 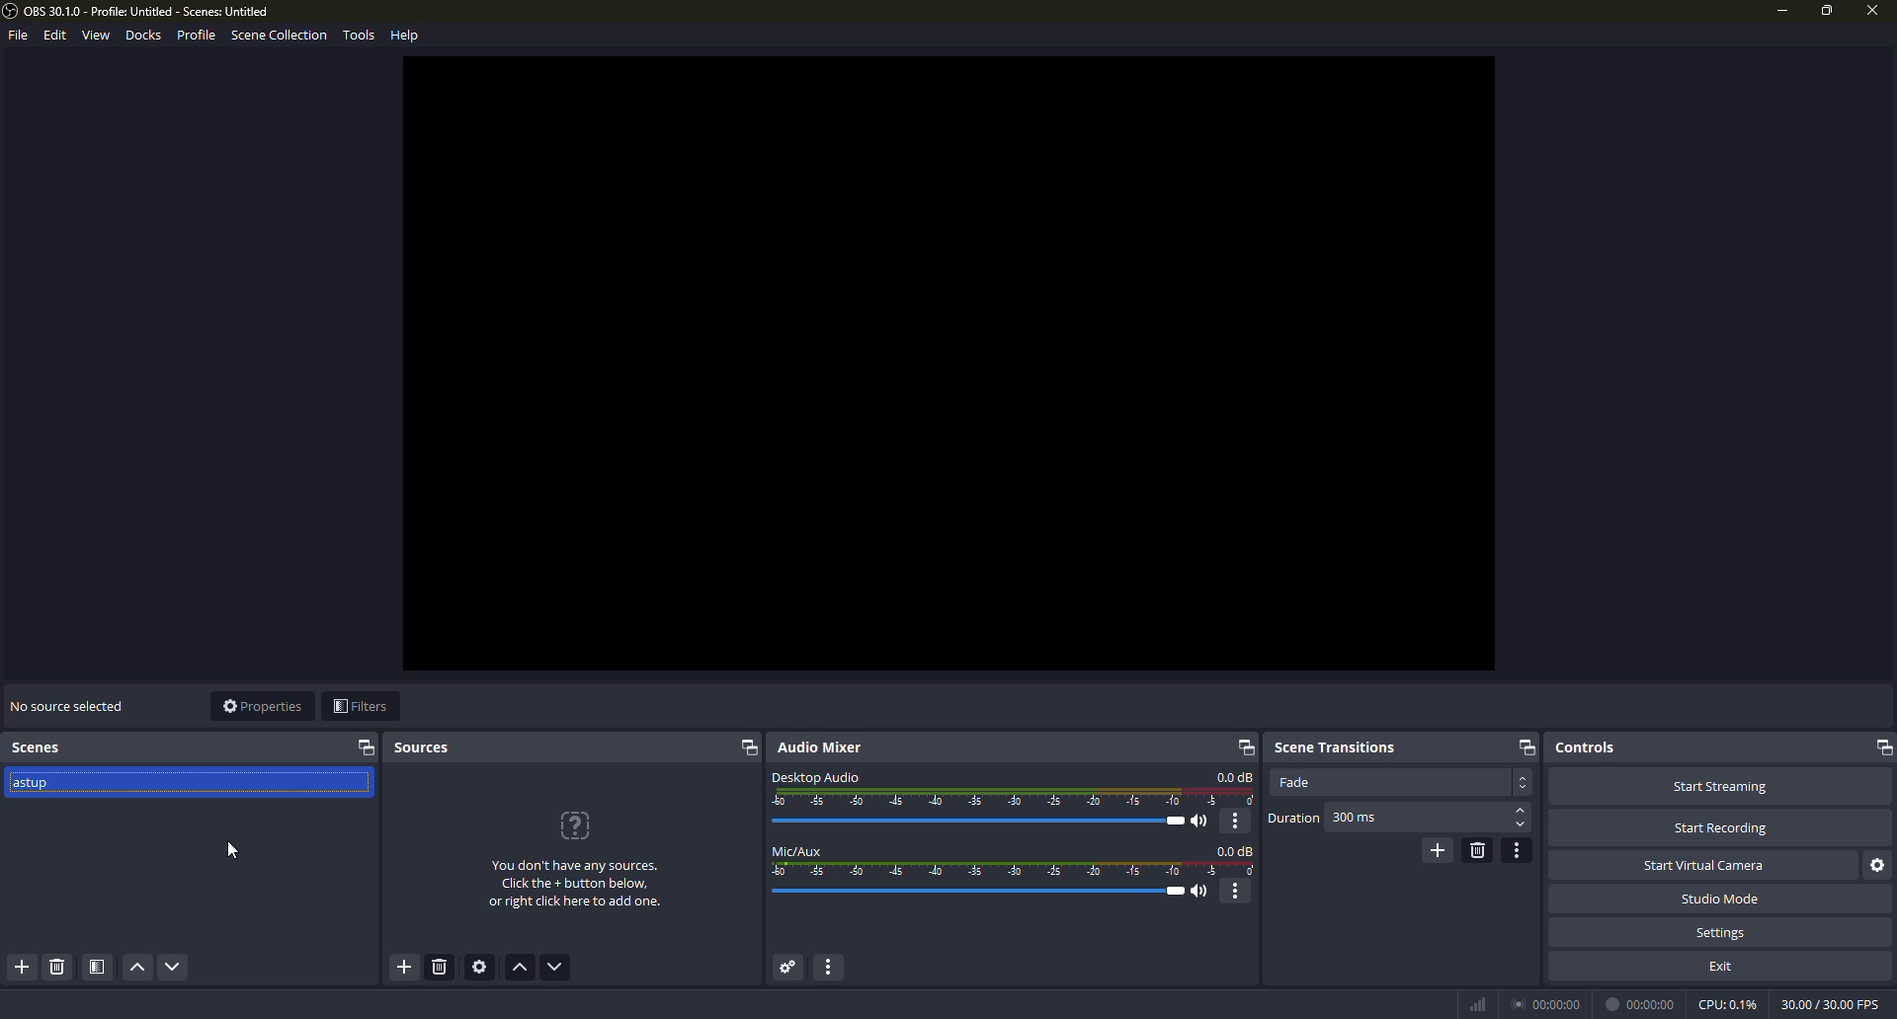 I want to click on transition properties, so click(x=1519, y=850).